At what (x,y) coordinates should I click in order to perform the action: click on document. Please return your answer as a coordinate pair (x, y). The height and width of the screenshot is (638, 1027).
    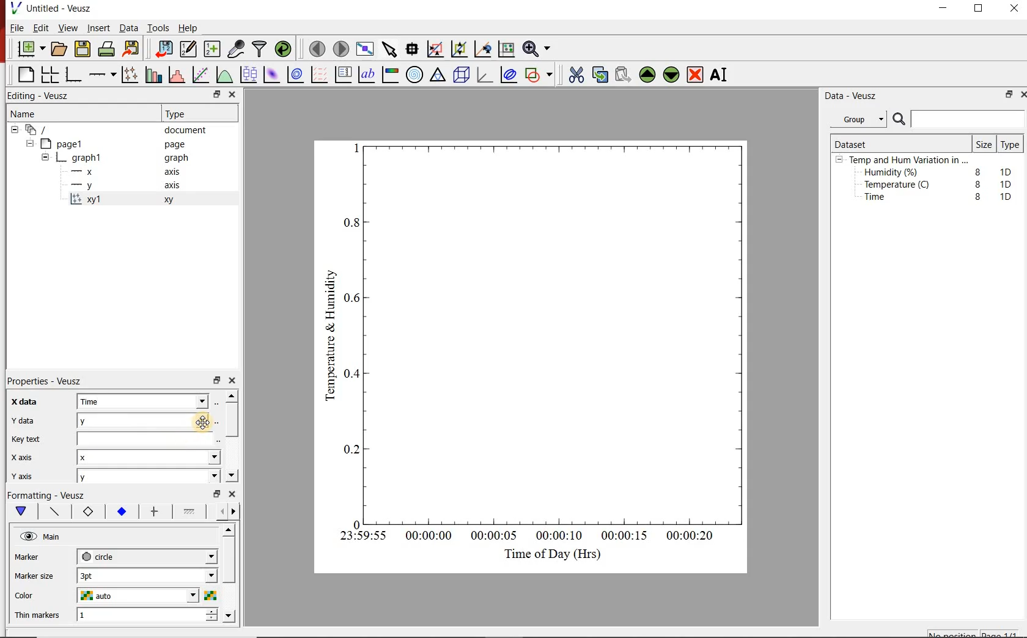
    Looking at the image, I should click on (190, 130).